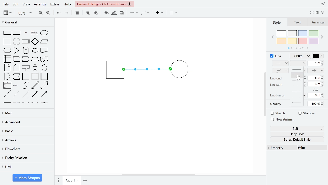  What do you see at coordinates (297, 91) in the screenshot?
I see `dotted 1` at bounding box center [297, 91].